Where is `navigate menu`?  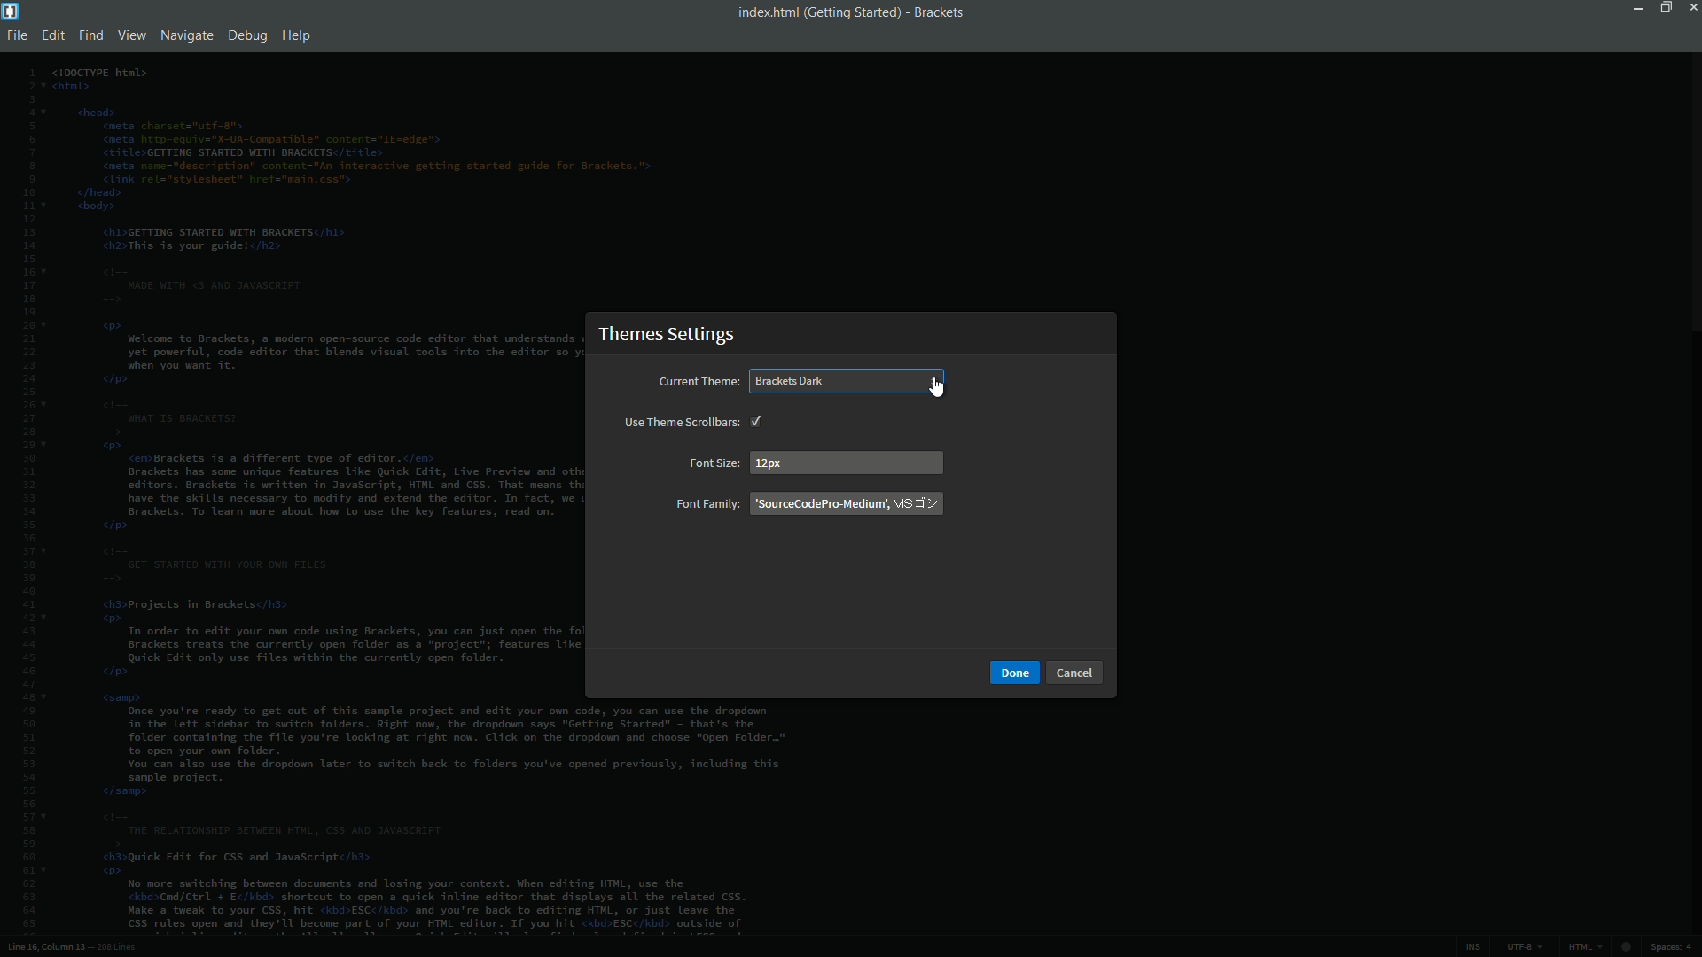 navigate menu is located at coordinates (185, 35).